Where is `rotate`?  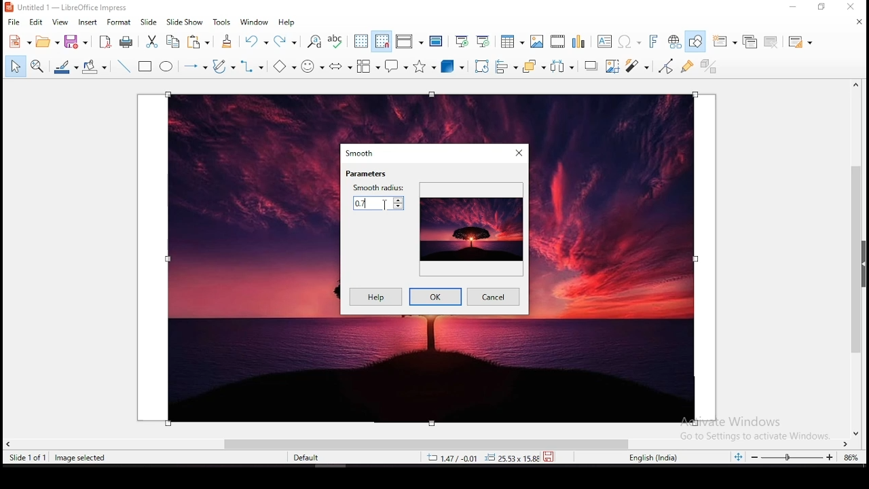 rotate is located at coordinates (480, 67).